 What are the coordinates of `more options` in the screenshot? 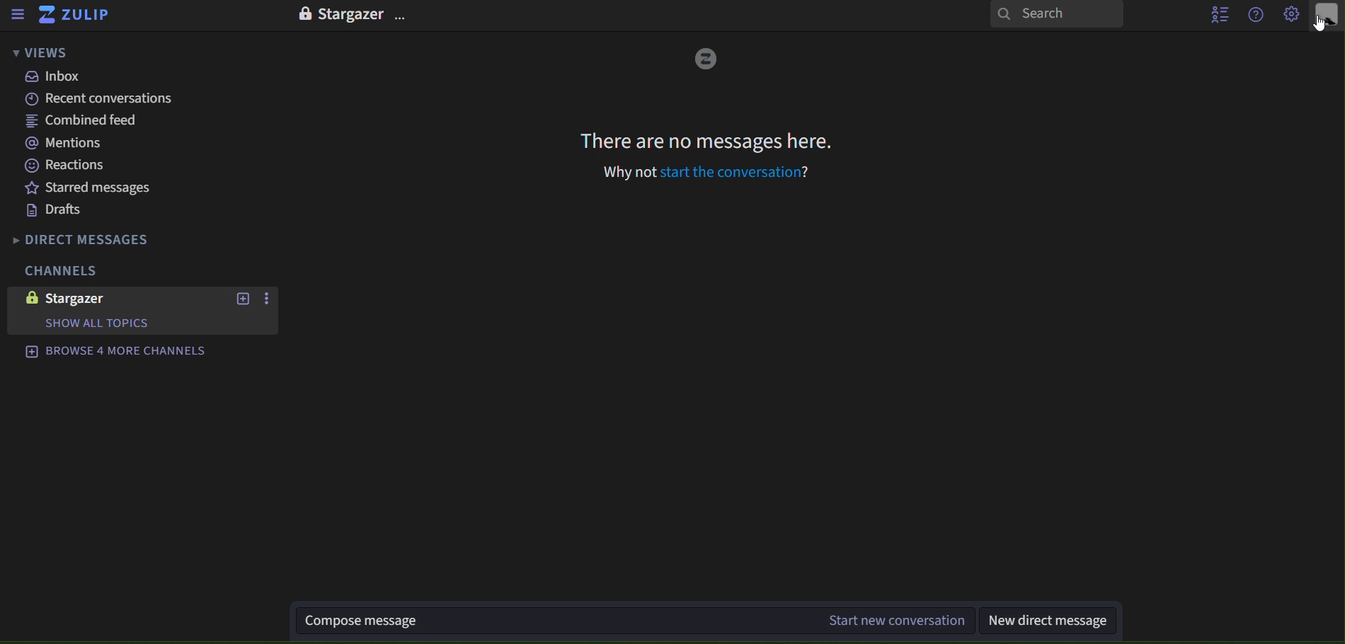 It's located at (266, 301).